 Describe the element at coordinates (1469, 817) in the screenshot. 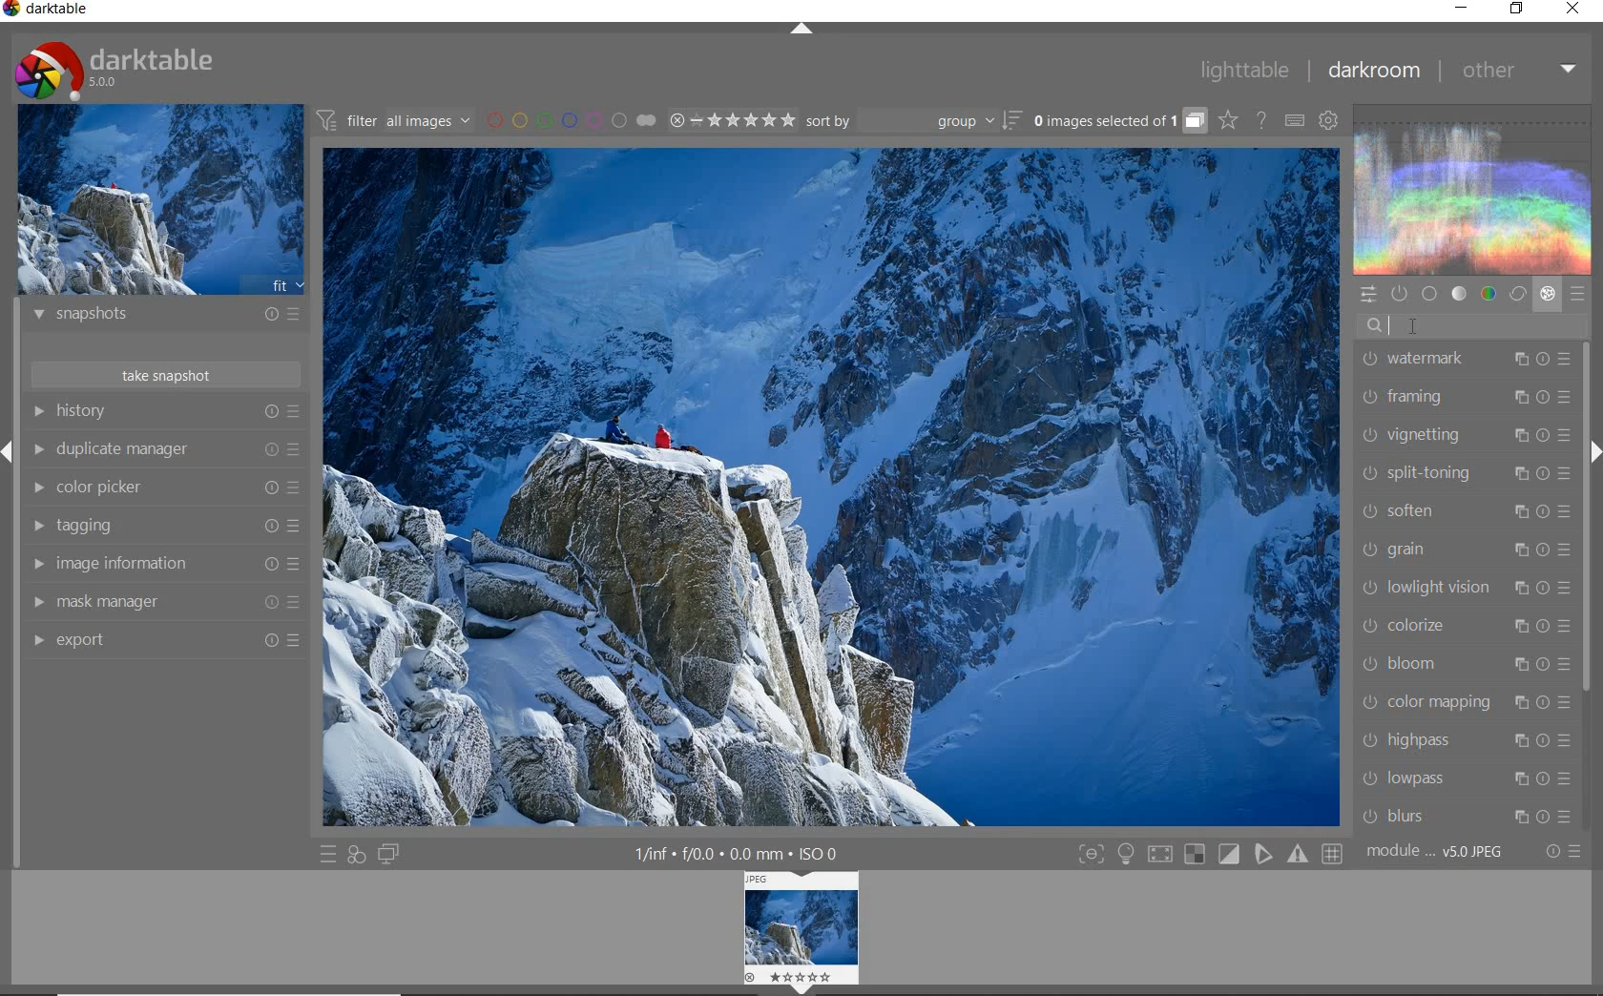

I see `blurs` at that location.